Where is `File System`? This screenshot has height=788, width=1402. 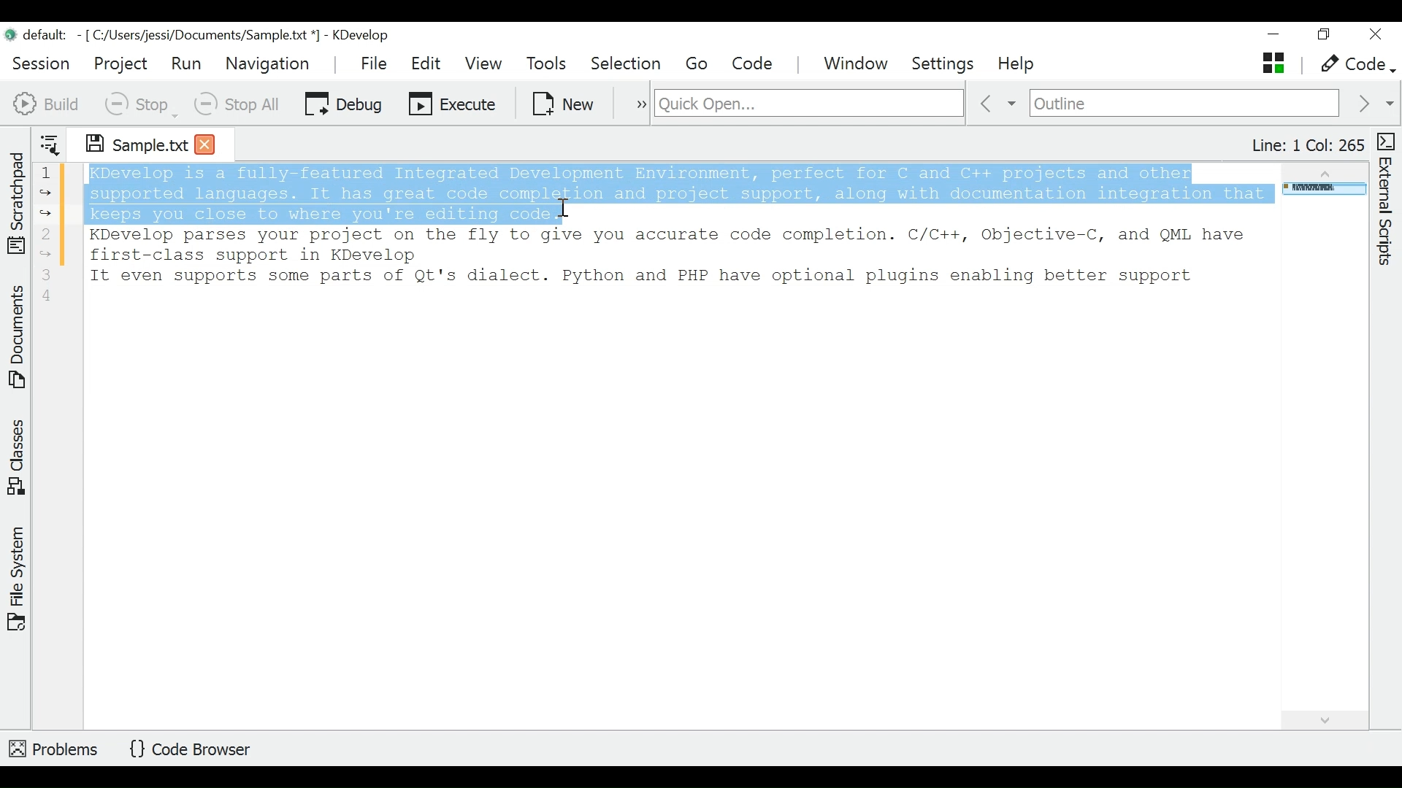 File System is located at coordinates (17, 577).